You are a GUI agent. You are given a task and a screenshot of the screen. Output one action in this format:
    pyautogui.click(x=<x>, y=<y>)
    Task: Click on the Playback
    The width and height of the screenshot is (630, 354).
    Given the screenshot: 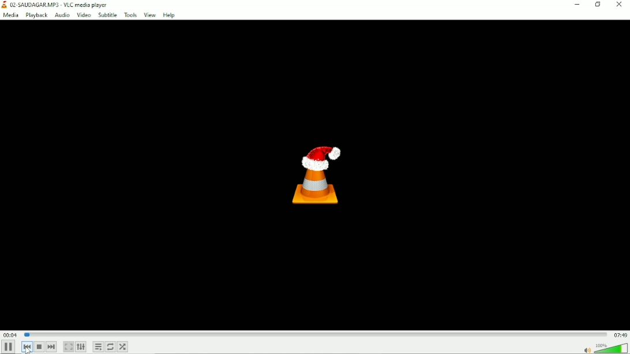 What is the action you would take?
    pyautogui.click(x=36, y=16)
    